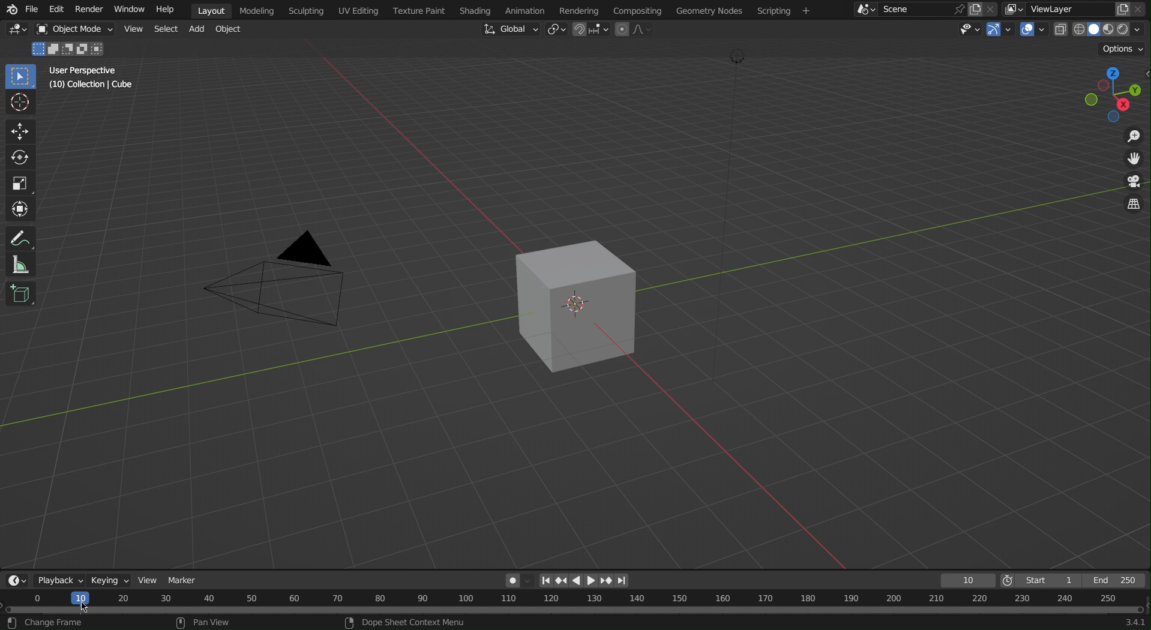 This screenshot has width=1151, height=630. Describe the element at coordinates (72, 29) in the screenshot. I see `Object Mode` at that location.